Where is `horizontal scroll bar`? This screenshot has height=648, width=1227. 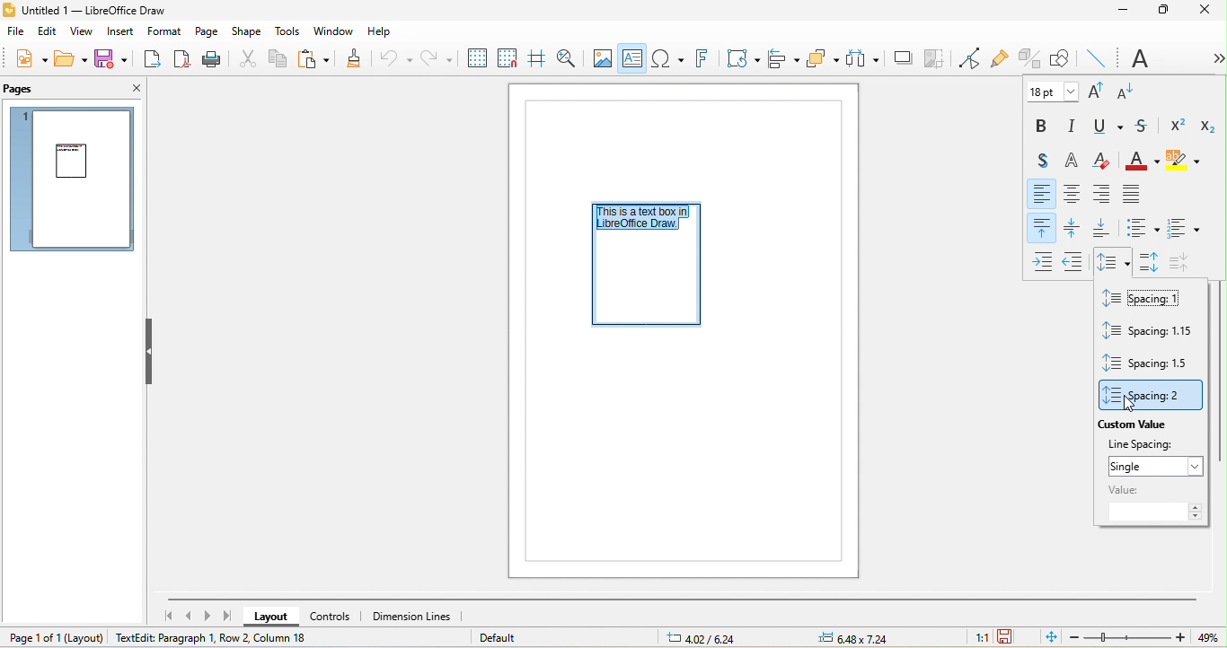 horizontal scroll bar is located at coordinates (679, 600).